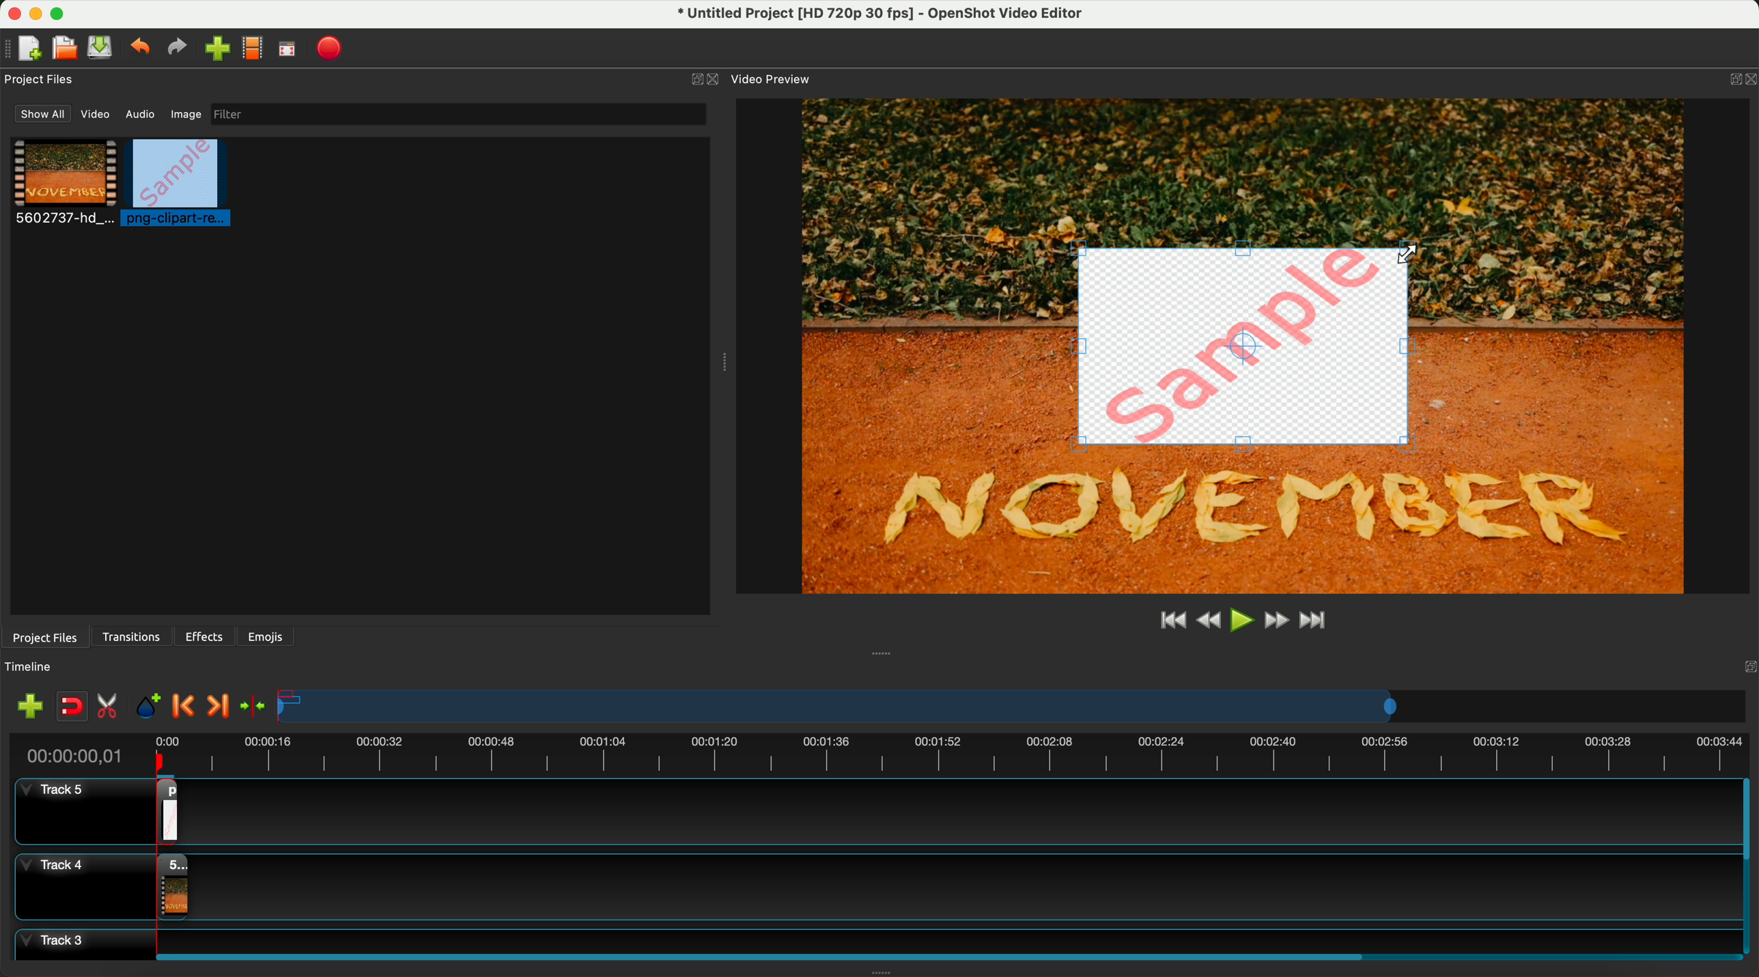 The image size is (1759, 977). I want to click on file name, so click(872, 16).